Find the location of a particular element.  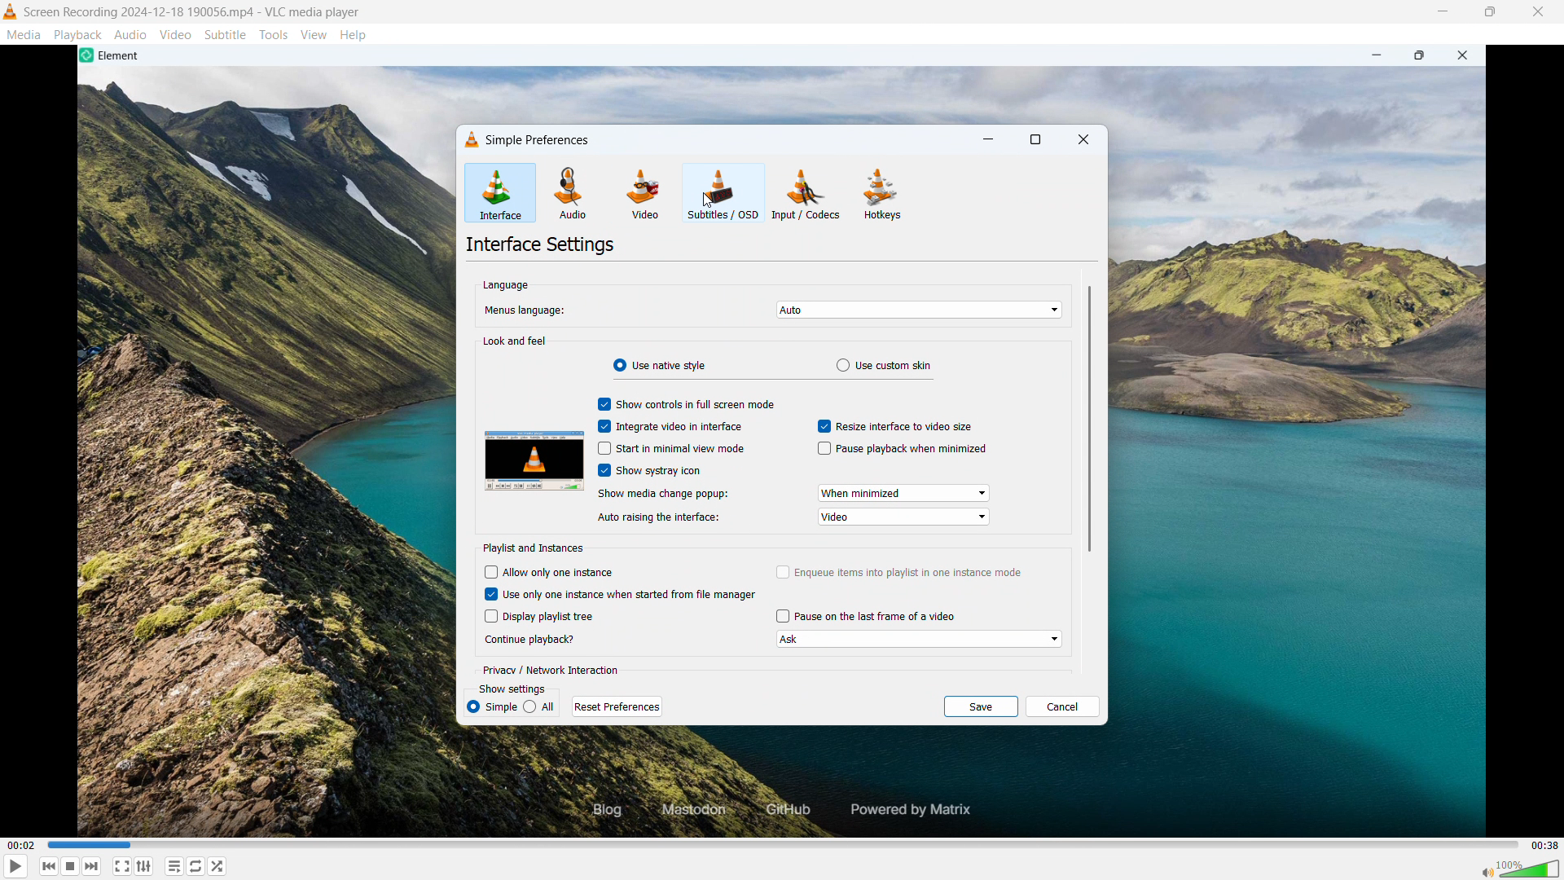

Interface  is located at coordinates (499, 193).